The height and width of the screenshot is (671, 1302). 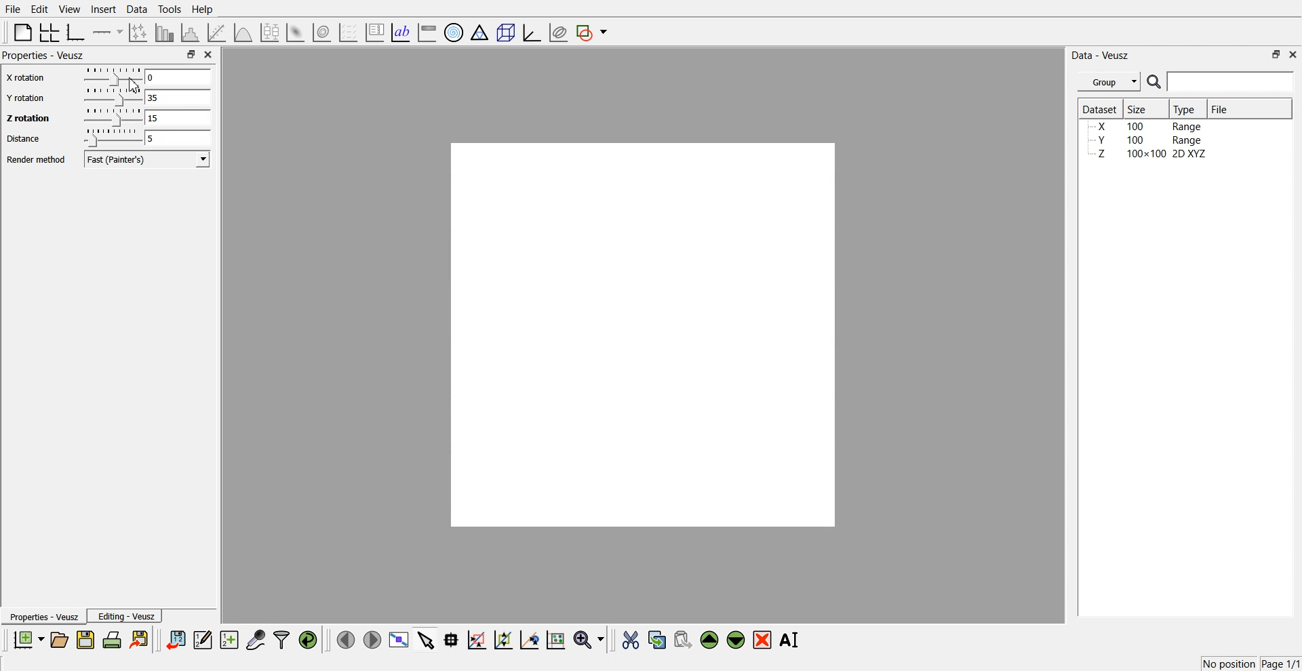 I want to click on 35, so click(x=178, y=97).